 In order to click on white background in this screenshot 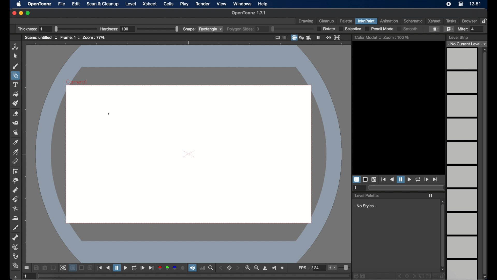, I will do `click(72, 268)`.